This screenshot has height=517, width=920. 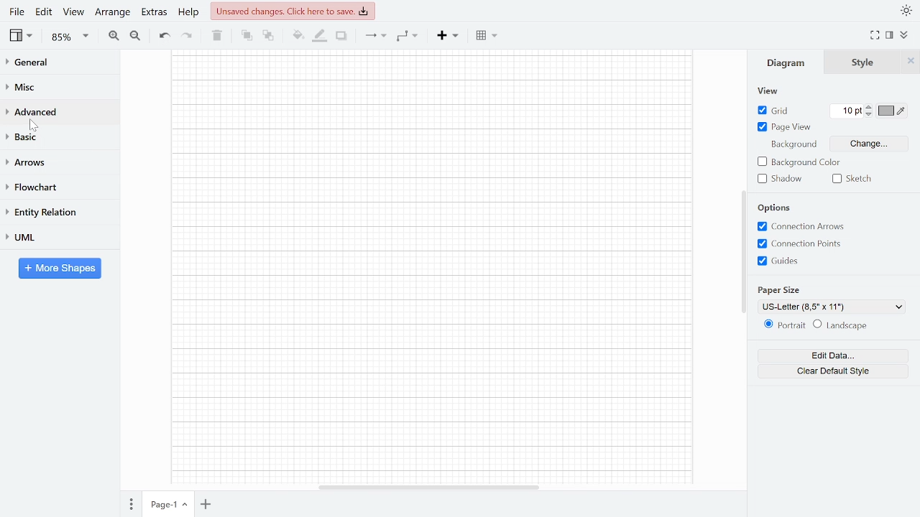 What do you see at coordinates (163, 37) in the screenshot?
I see `Undo` at bounding box center [163, 37].